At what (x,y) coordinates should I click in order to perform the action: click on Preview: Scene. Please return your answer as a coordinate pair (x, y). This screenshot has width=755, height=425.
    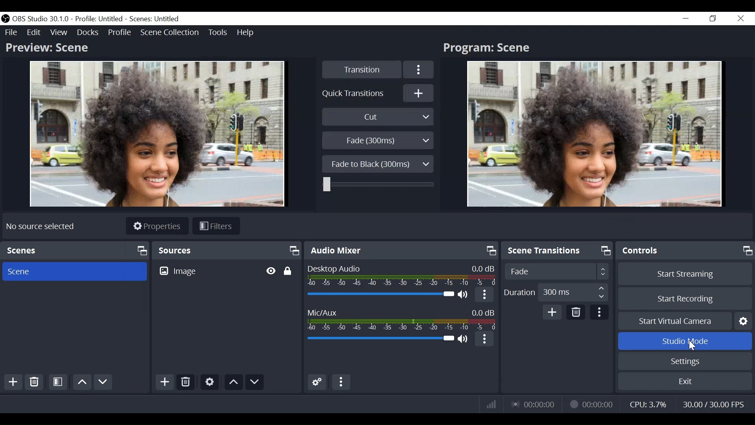
    Looking at the image, I should click on (50, 49).